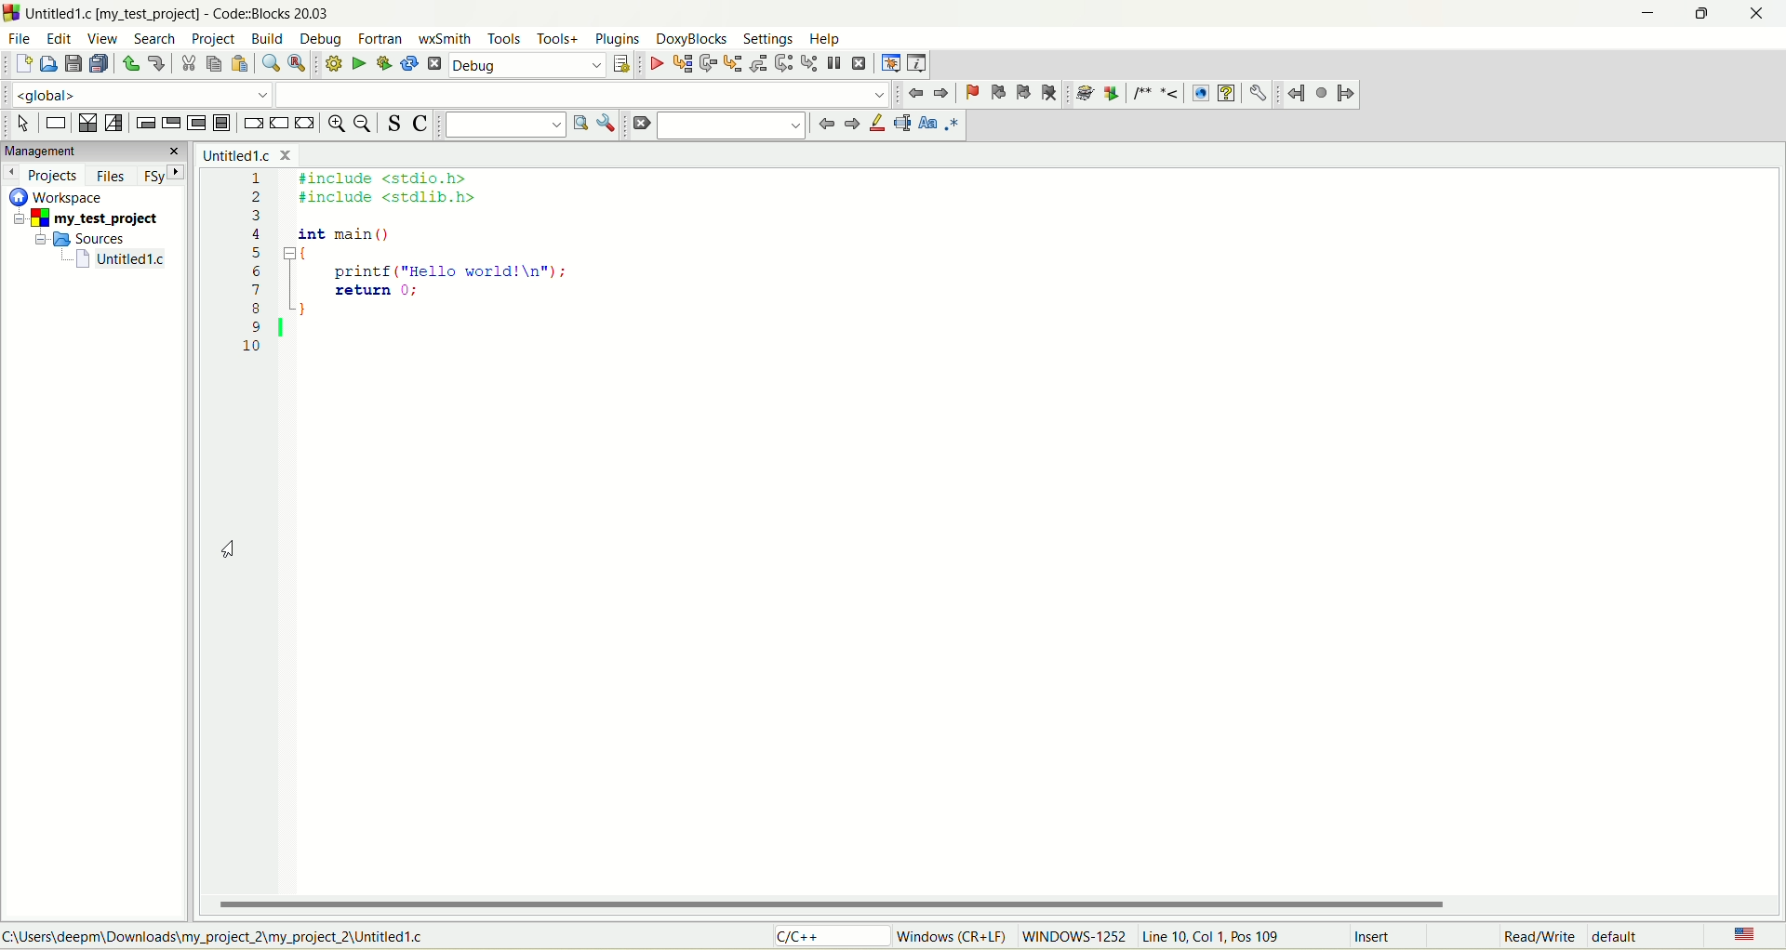 The image size is (1786, 950). Describe the element at coordinates (1695, 16) in the screenshot. I see `maximize` at that location.